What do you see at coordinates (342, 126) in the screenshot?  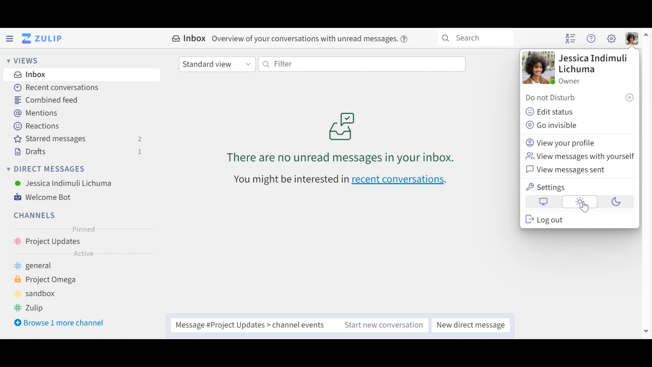 I see `inbox logo` at bounding box center [342, 126].